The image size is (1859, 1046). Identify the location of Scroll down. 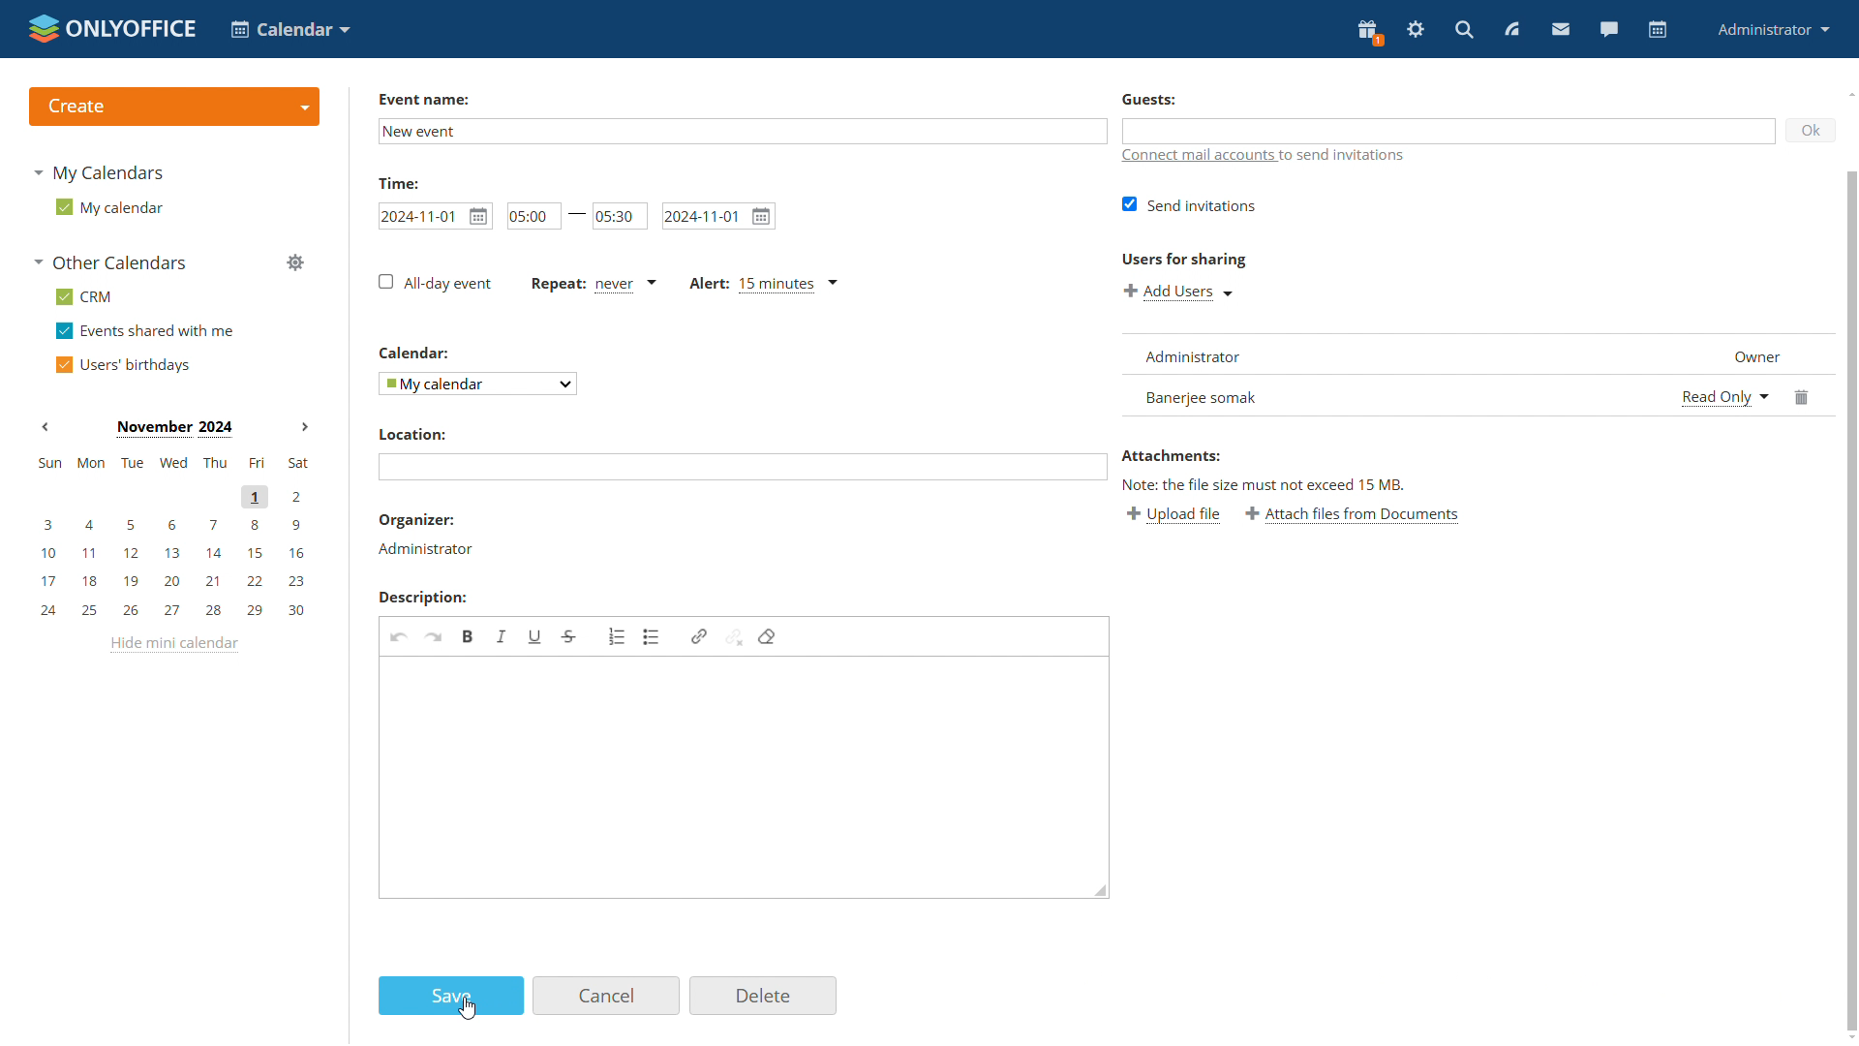
(1847, 1038).